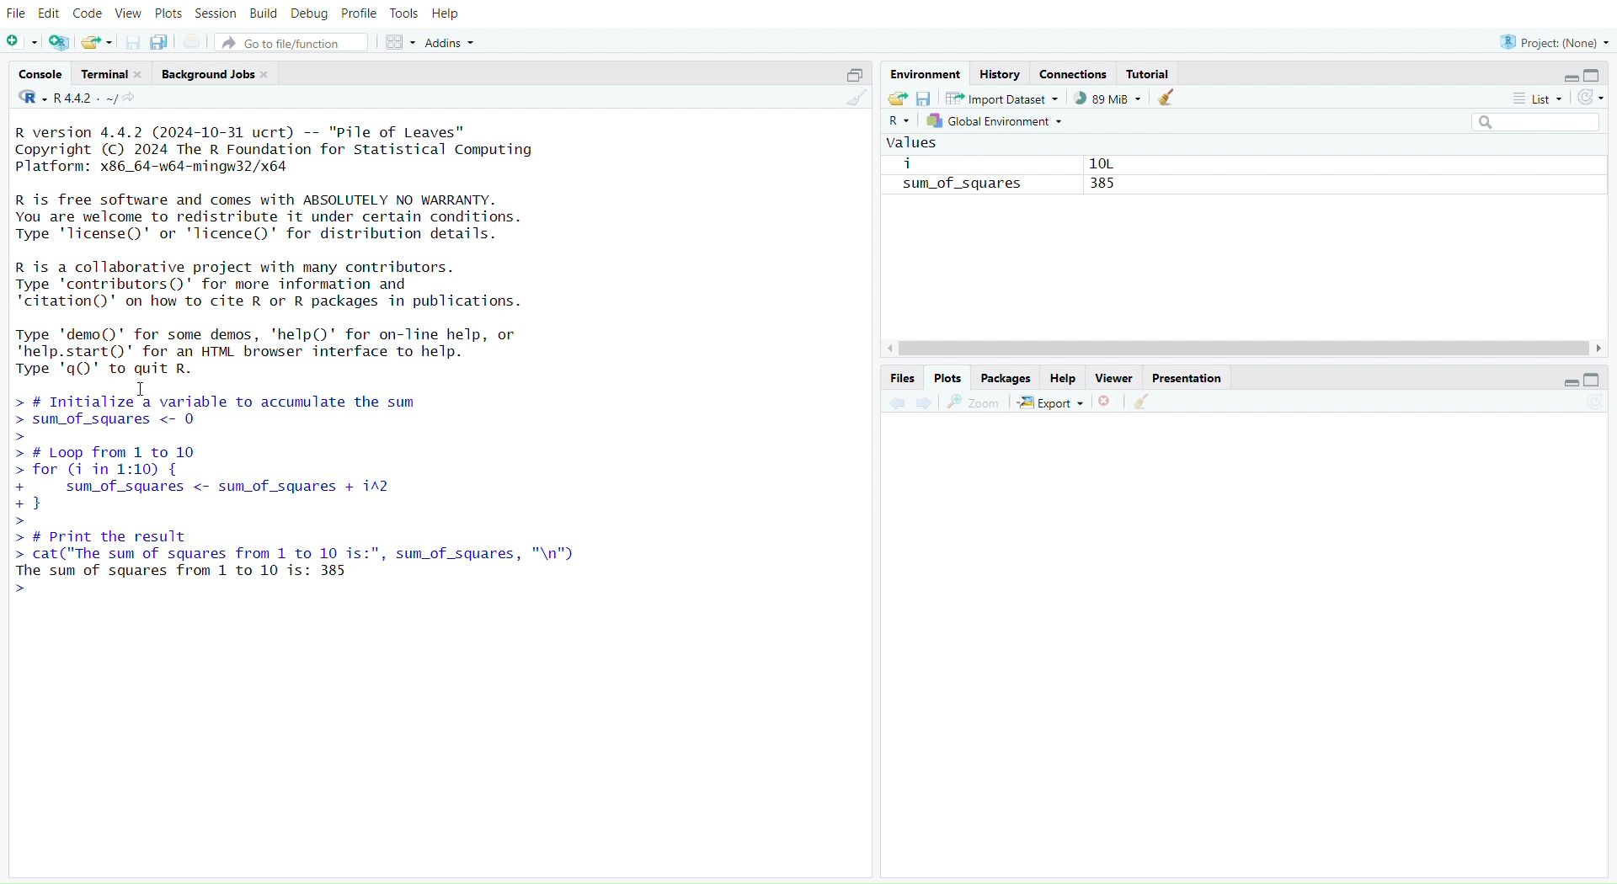 This screenshot has width=1617, height=884. Describe the element at coordinates (898, 99) in the screenshot. I see `load workspace` at that location.